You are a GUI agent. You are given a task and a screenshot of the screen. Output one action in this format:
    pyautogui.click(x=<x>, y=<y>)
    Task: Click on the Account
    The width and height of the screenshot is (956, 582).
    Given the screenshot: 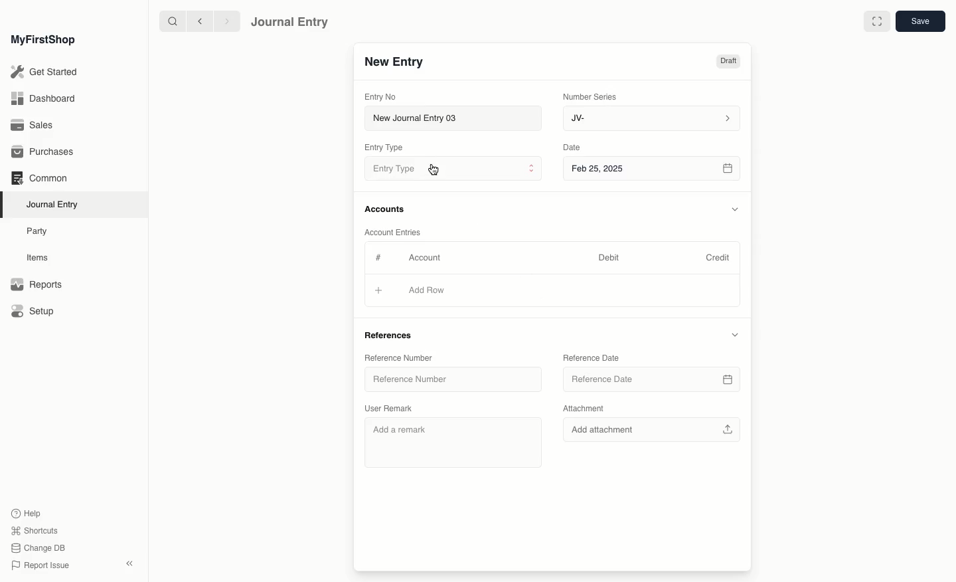 What is the action you would take?
    pyautogui.click(x=424, y=258)
    